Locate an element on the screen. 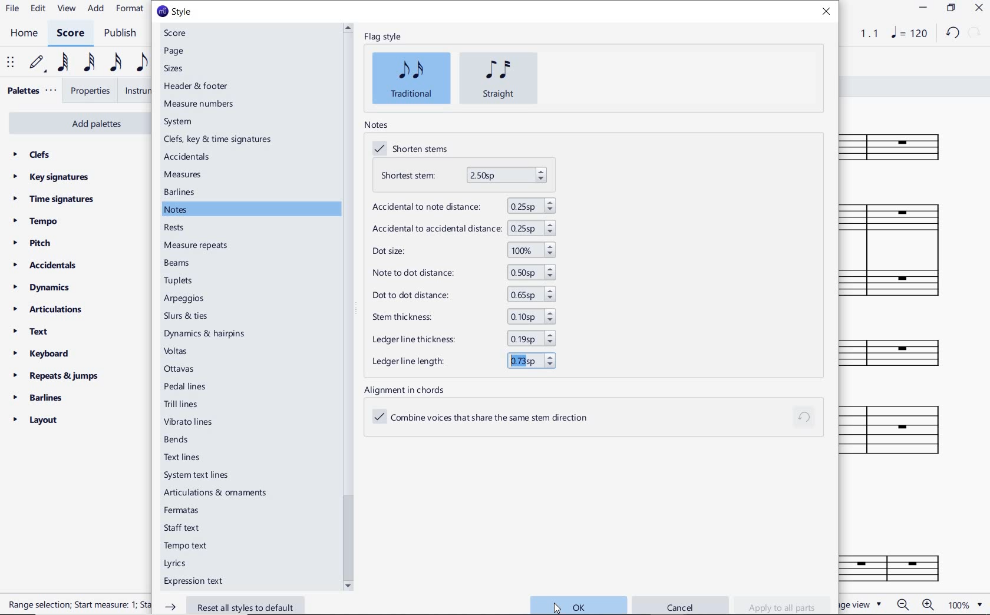 This screenshot has width=990, height=615. home is located at coordinates (26, 34).